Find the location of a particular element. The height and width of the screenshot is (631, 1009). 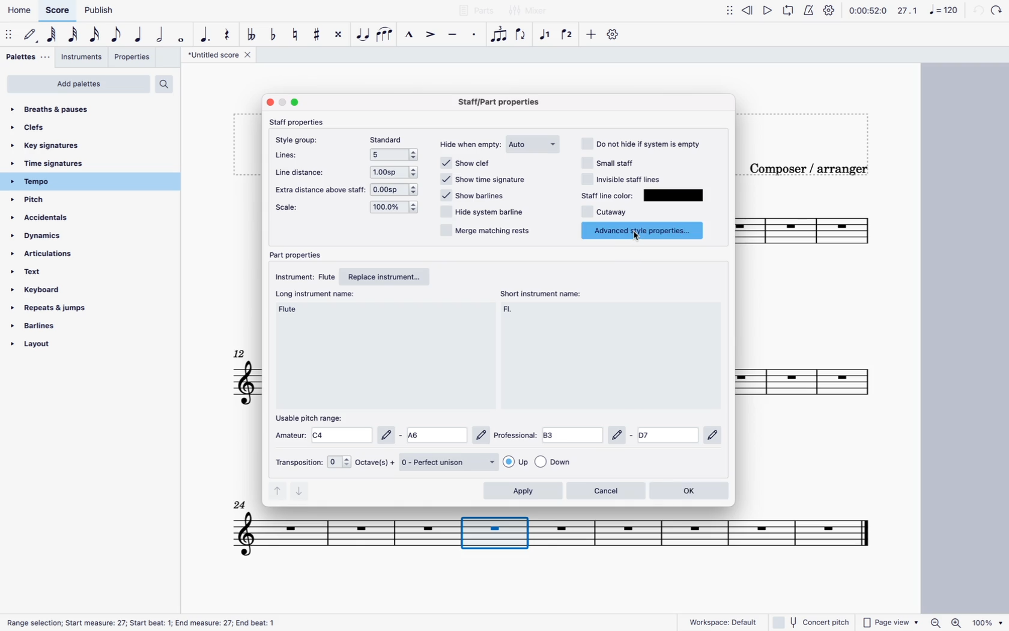

professional options is located at coordinates (573, 435).